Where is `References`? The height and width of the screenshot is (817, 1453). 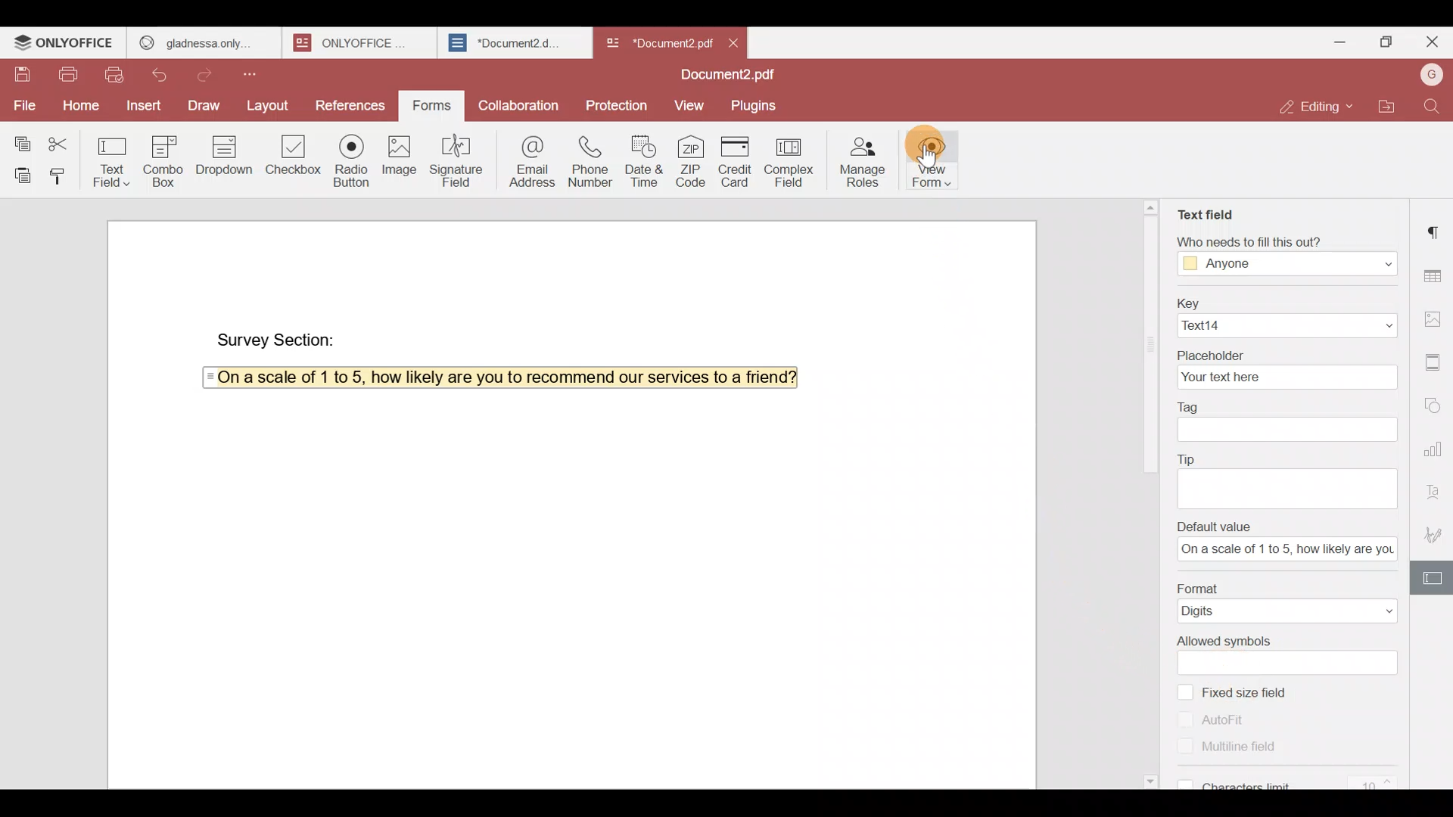 References is located at coordinates (349, 101).